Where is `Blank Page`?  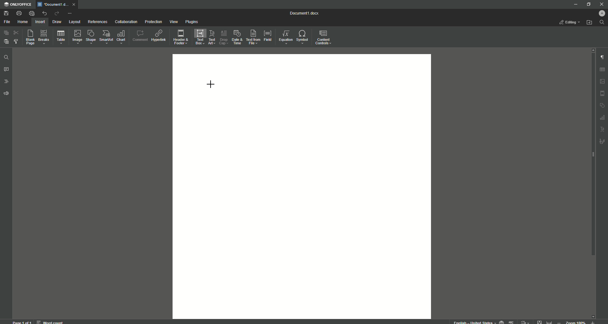
Blank Page is located at coordinates (31, 37).